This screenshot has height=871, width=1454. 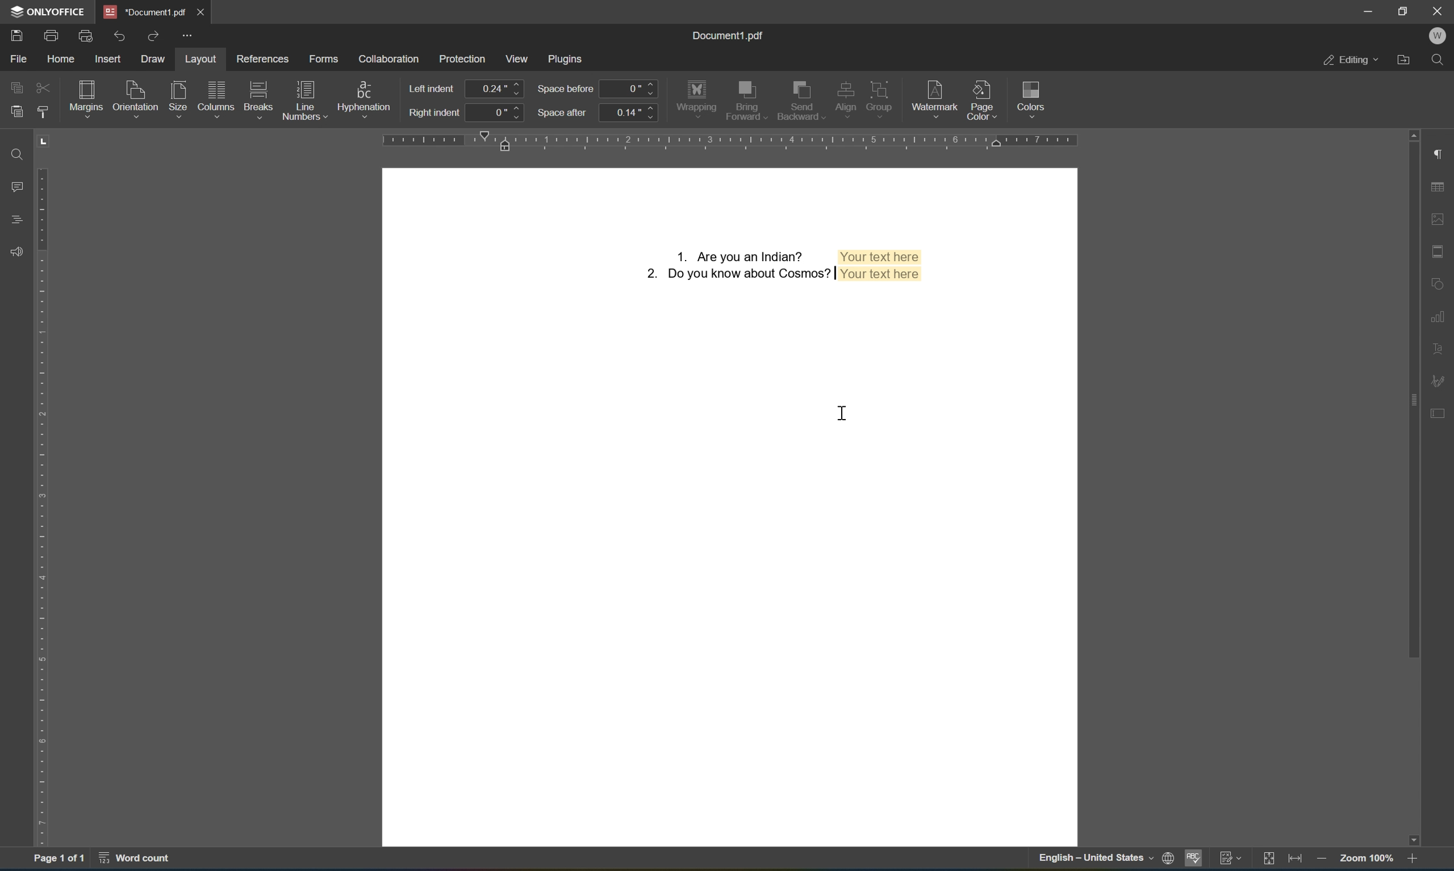 What do you see at coordinates (141, 861) in the screenshot?
I see `word count` at bounding box center [141, 861].